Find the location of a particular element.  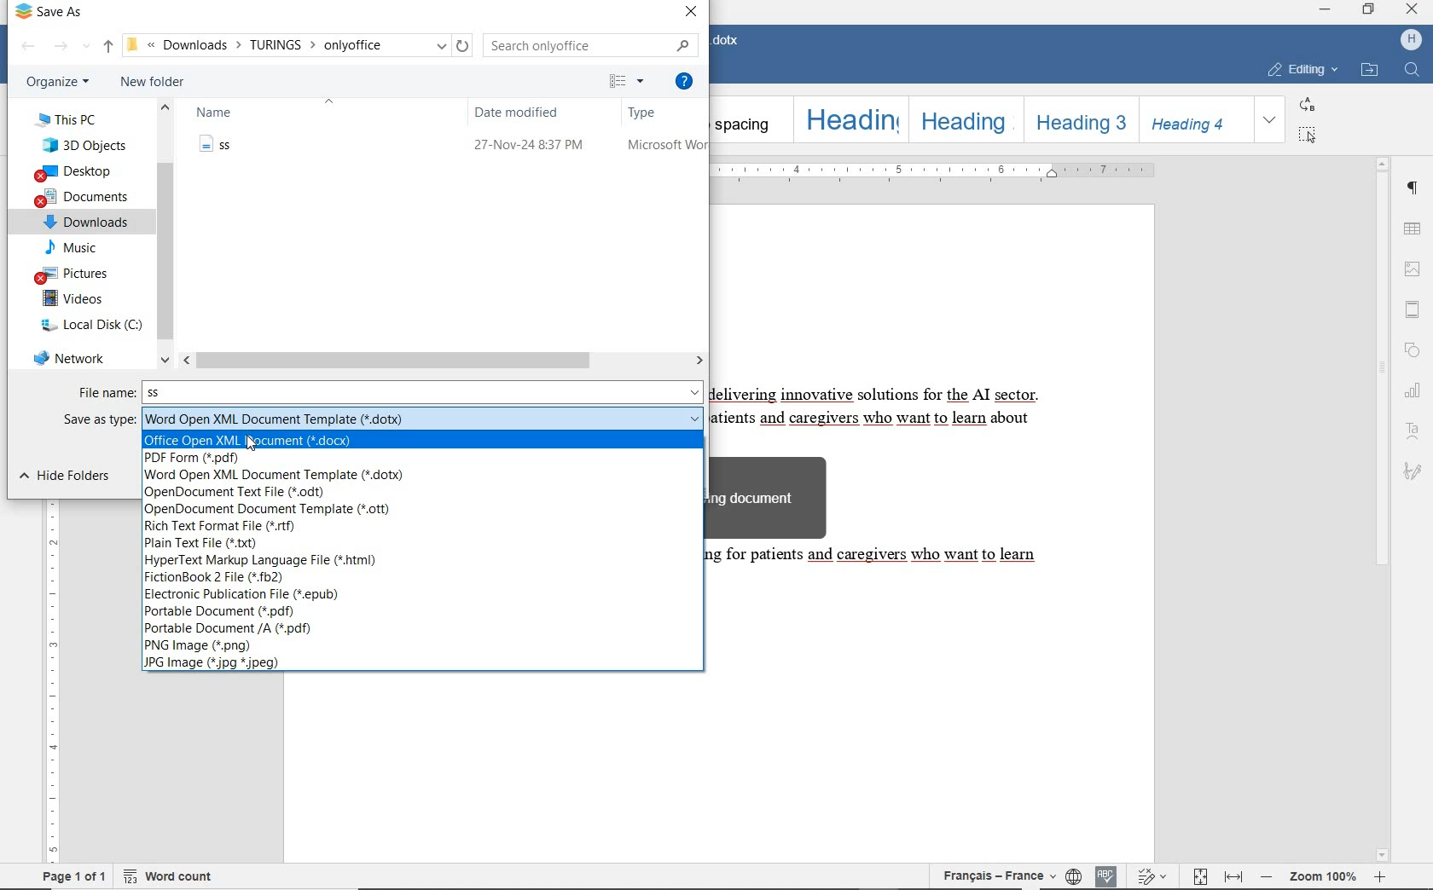

DOCX is located at coordinates (264, 439).